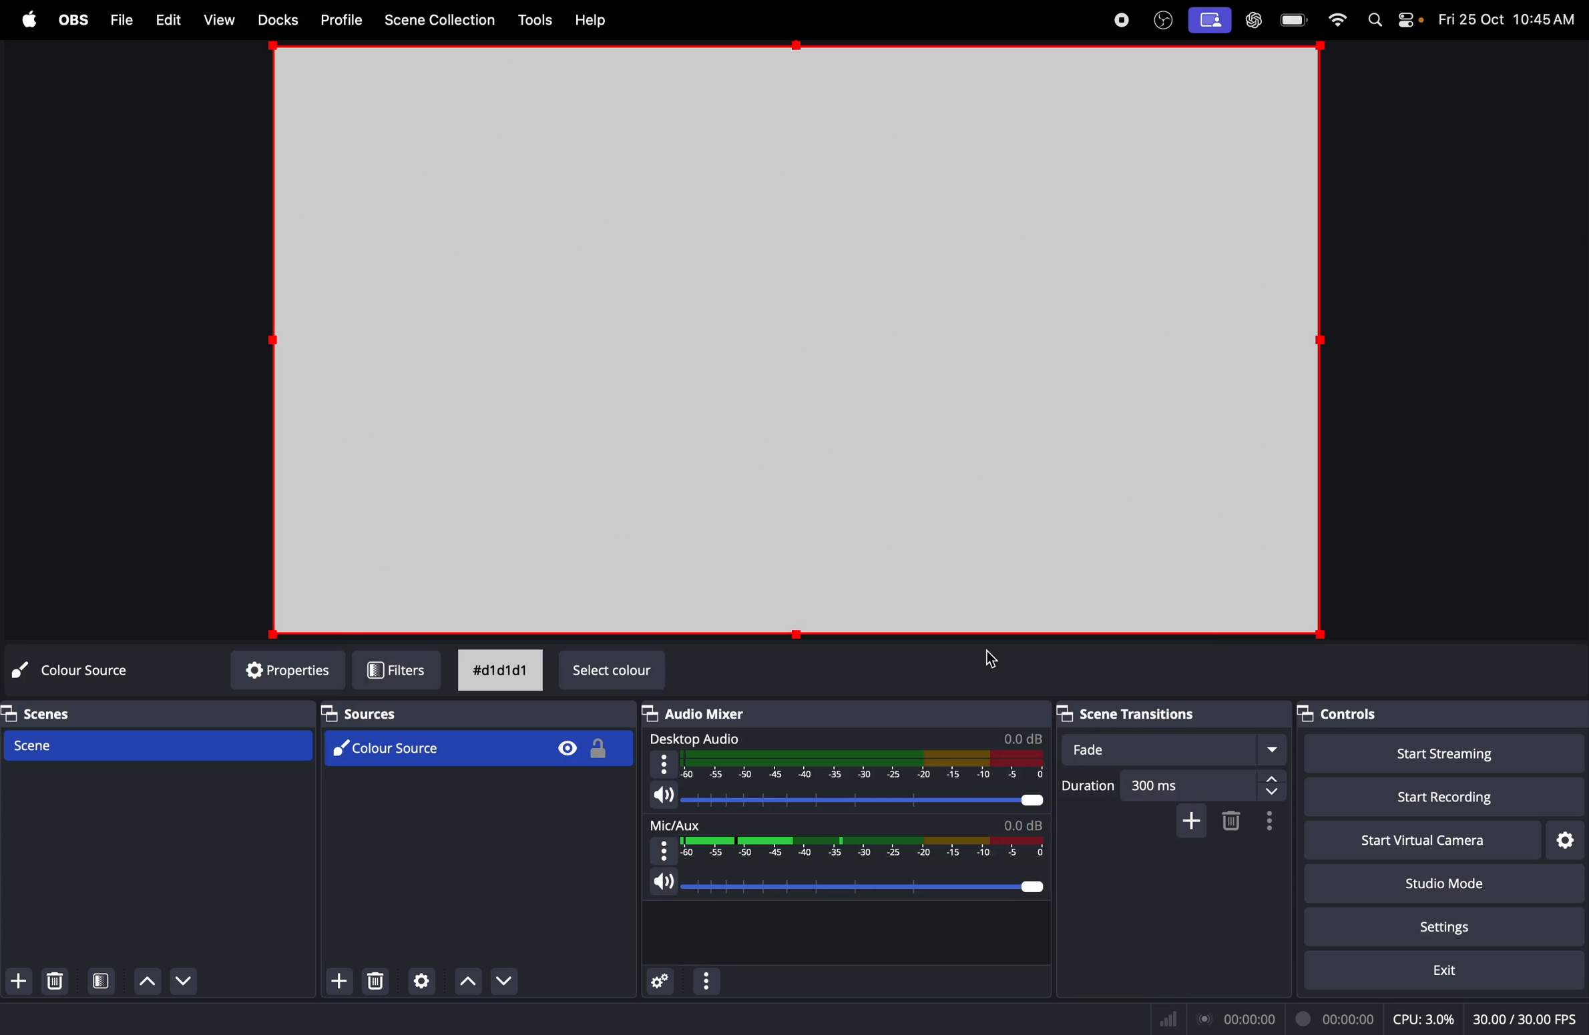  Describe the element at coordinates (146, 981) in the screenshot. I see `move scene down` at that location.